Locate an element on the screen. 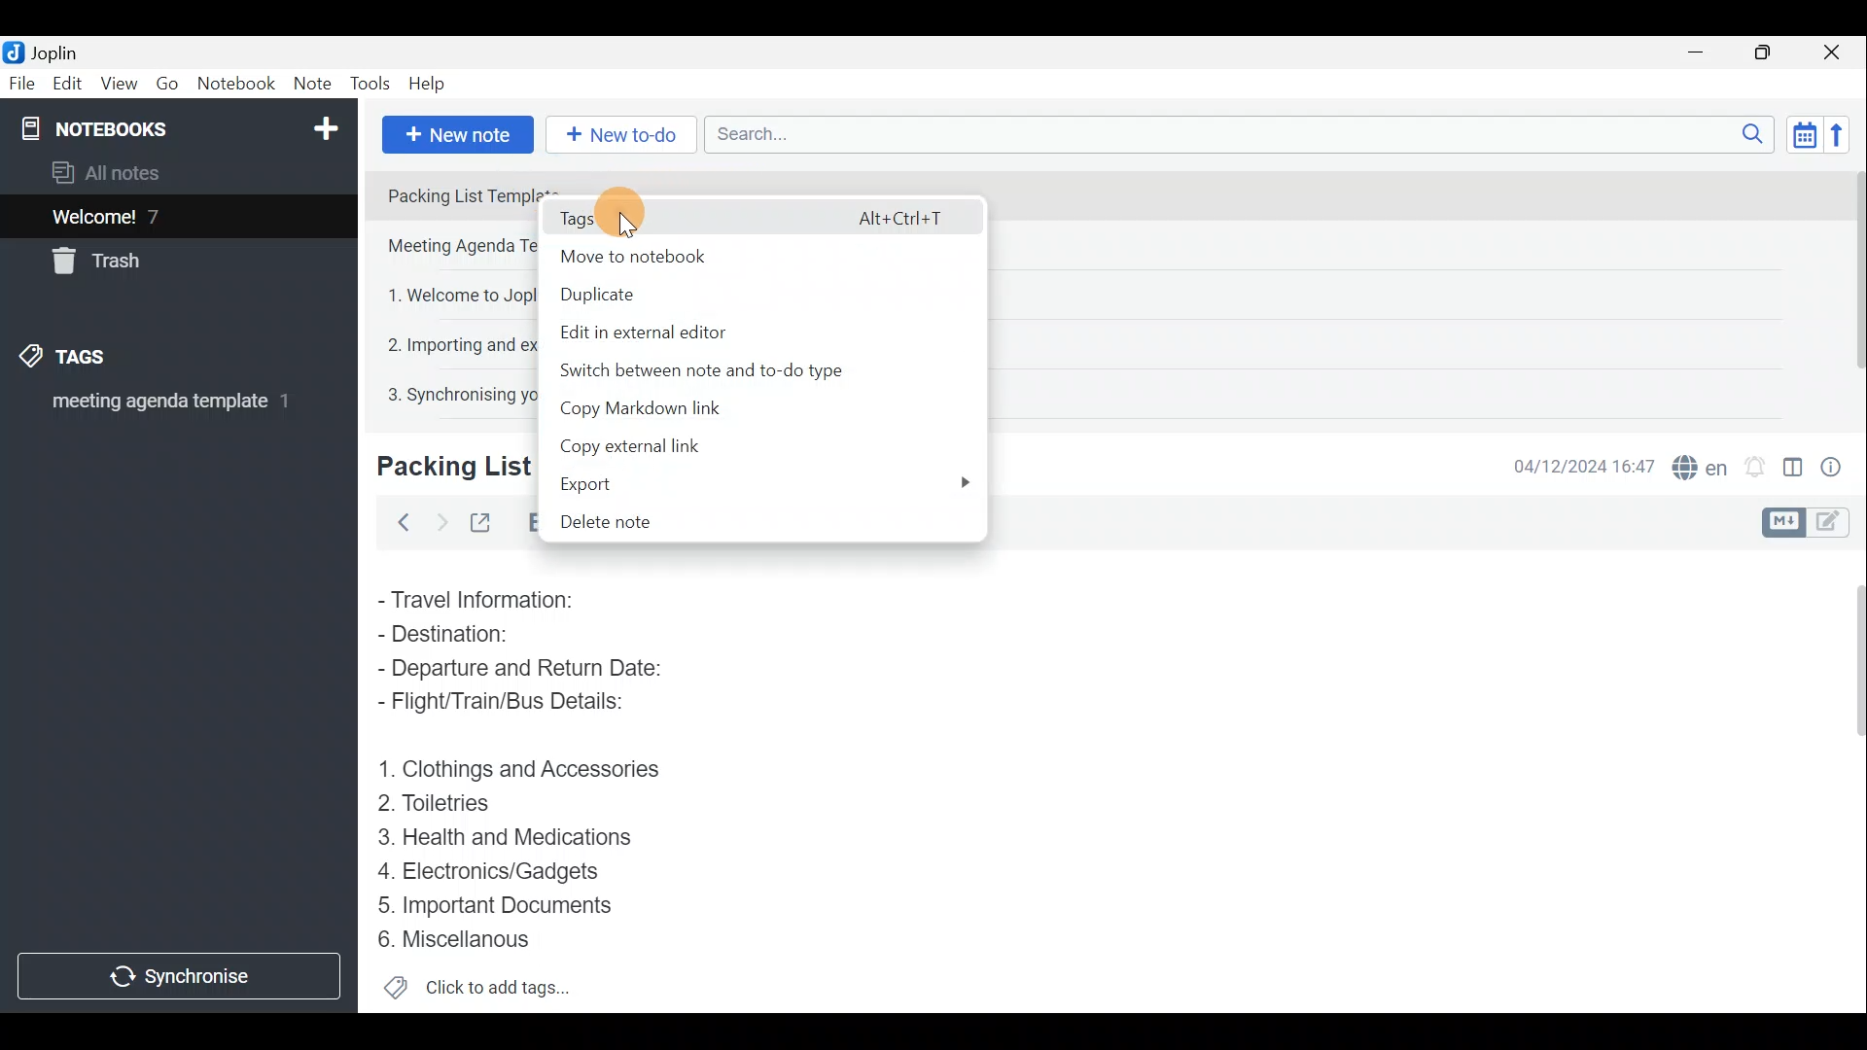 This screenshot has height=1050, width=1867. Notebook is located at coordinates (176, 126).